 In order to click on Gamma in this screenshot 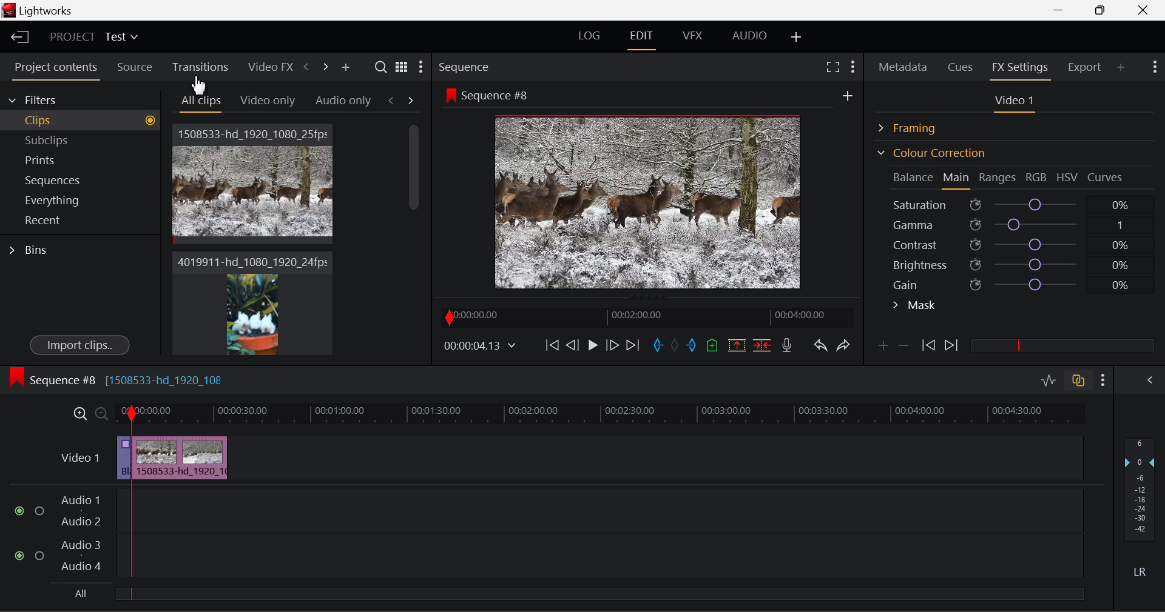, I will do `click(1017, 225)`.